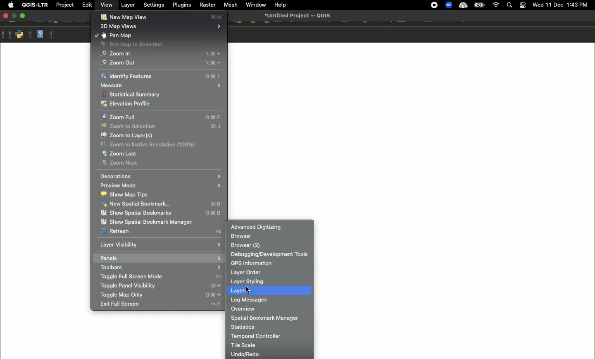 This screenshot has width=595, height=359. Describe the element at coordinates (298, 15) in the screenshot. I see `untitied Project — QUIS` at that location.